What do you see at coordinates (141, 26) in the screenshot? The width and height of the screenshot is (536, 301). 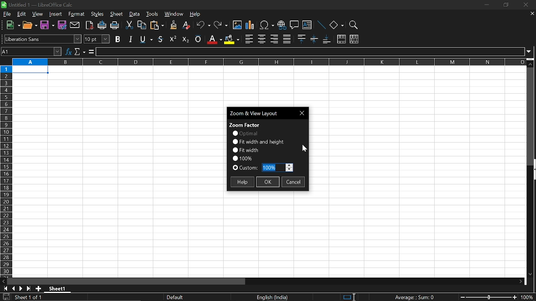 I see `copy` at bounding box center [141, 26].